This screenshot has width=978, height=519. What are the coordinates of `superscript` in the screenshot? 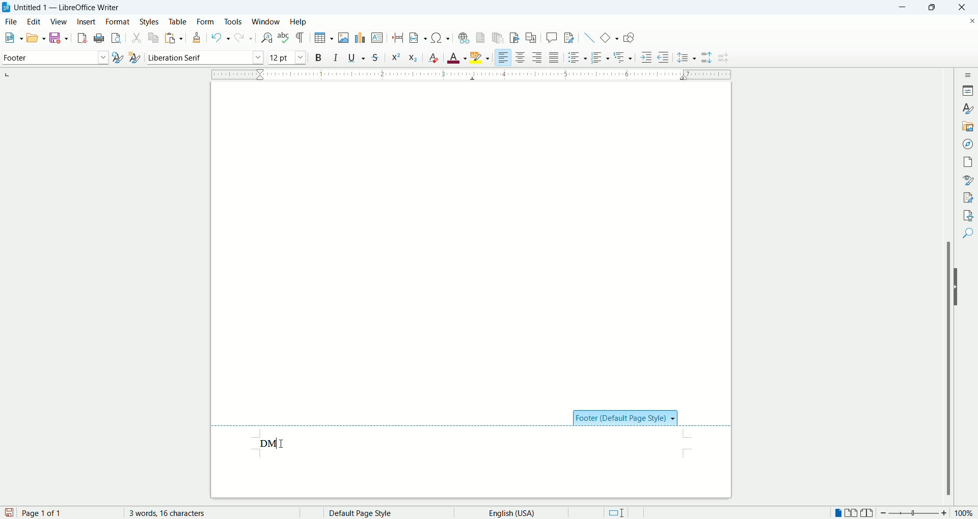 It's located at (395, 56).